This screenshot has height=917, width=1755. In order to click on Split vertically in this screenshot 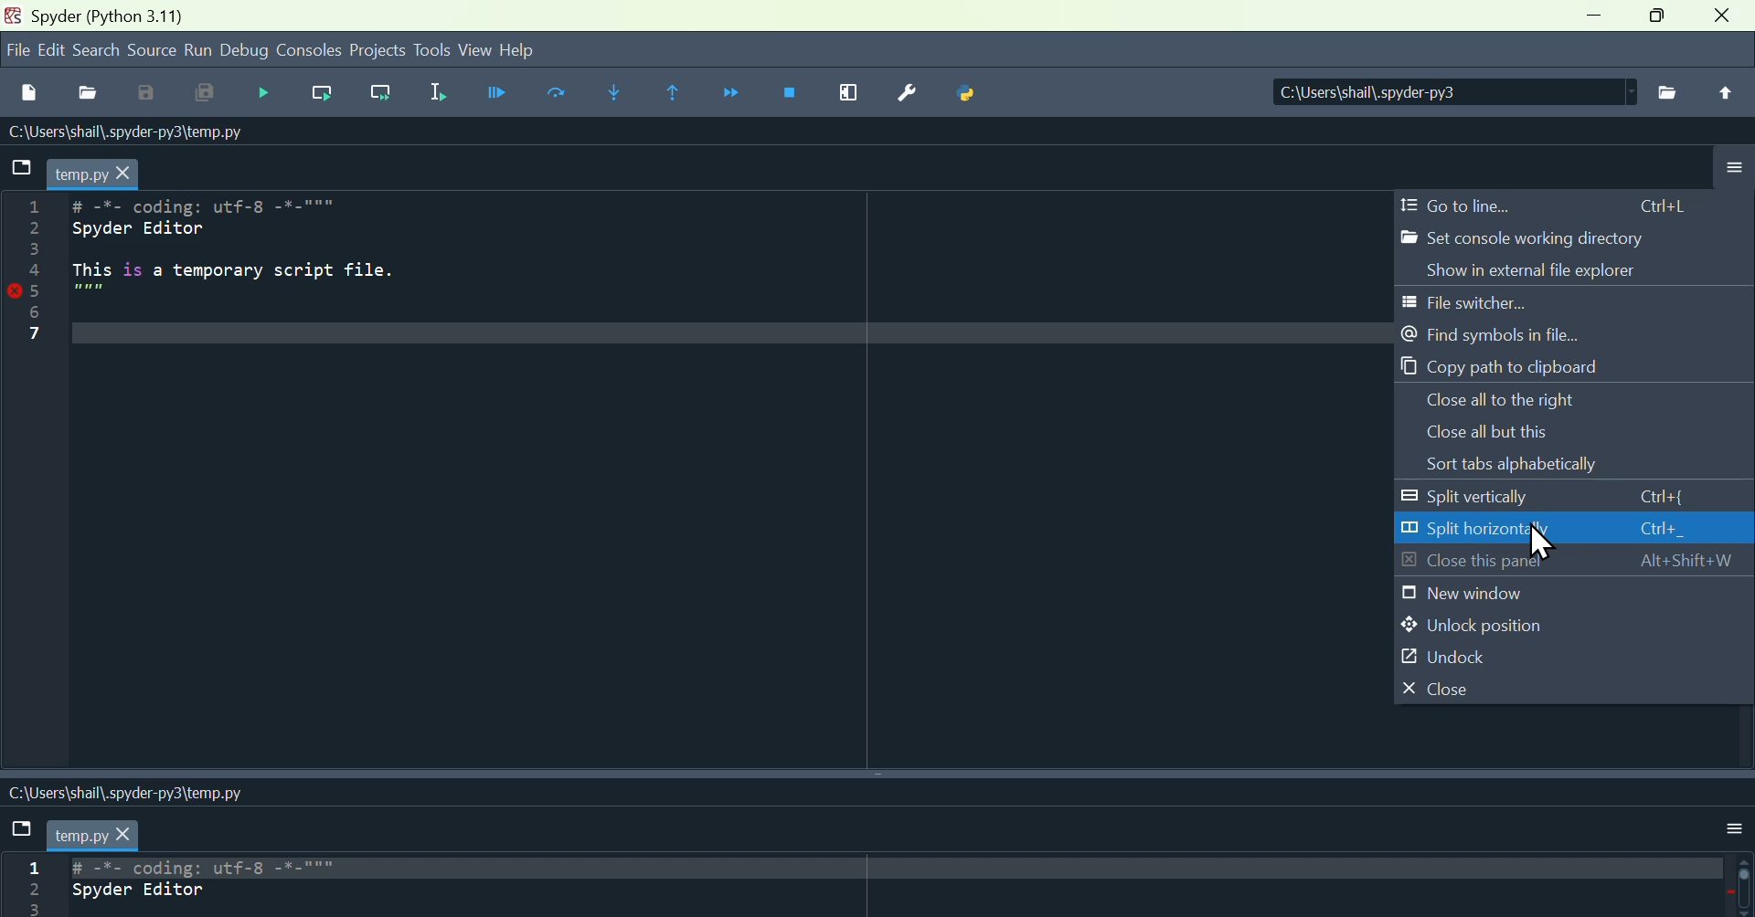, I will do `click(1538, 492)`.